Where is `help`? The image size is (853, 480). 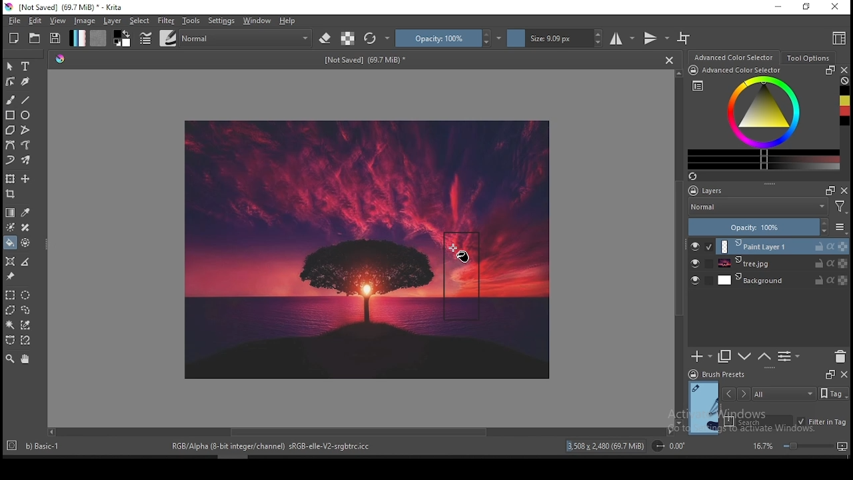
help is located at coordinates (288, 21).